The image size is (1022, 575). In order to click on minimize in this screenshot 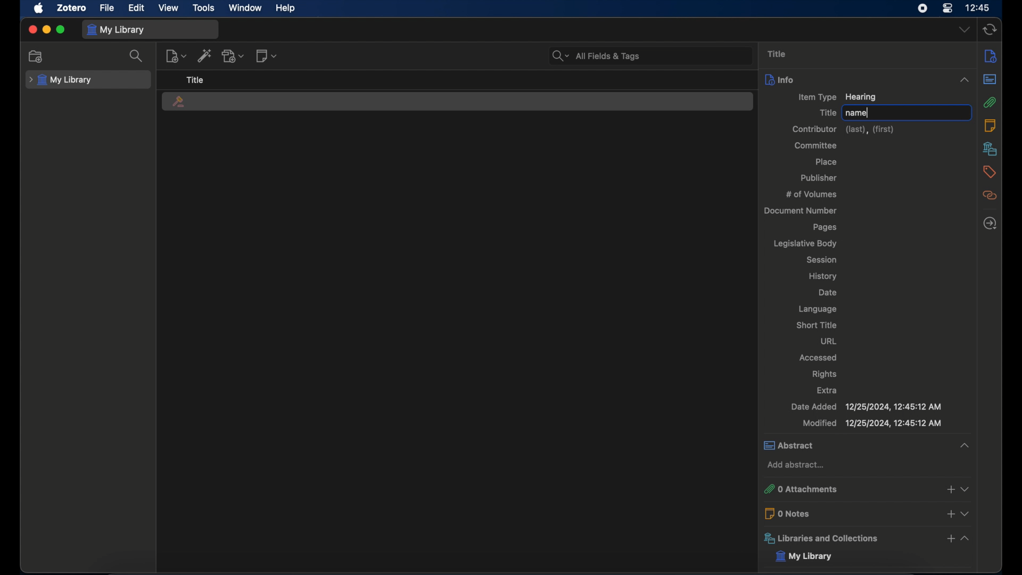, I will do `click(47, 29)`.